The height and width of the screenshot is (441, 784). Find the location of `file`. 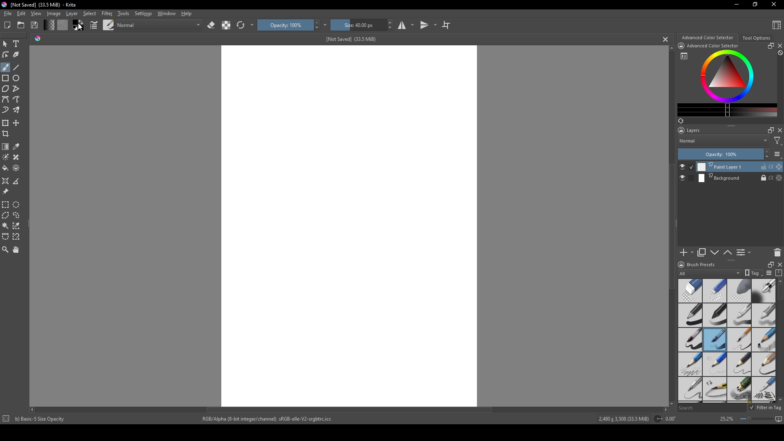

file is located at coordinates (7, 14).